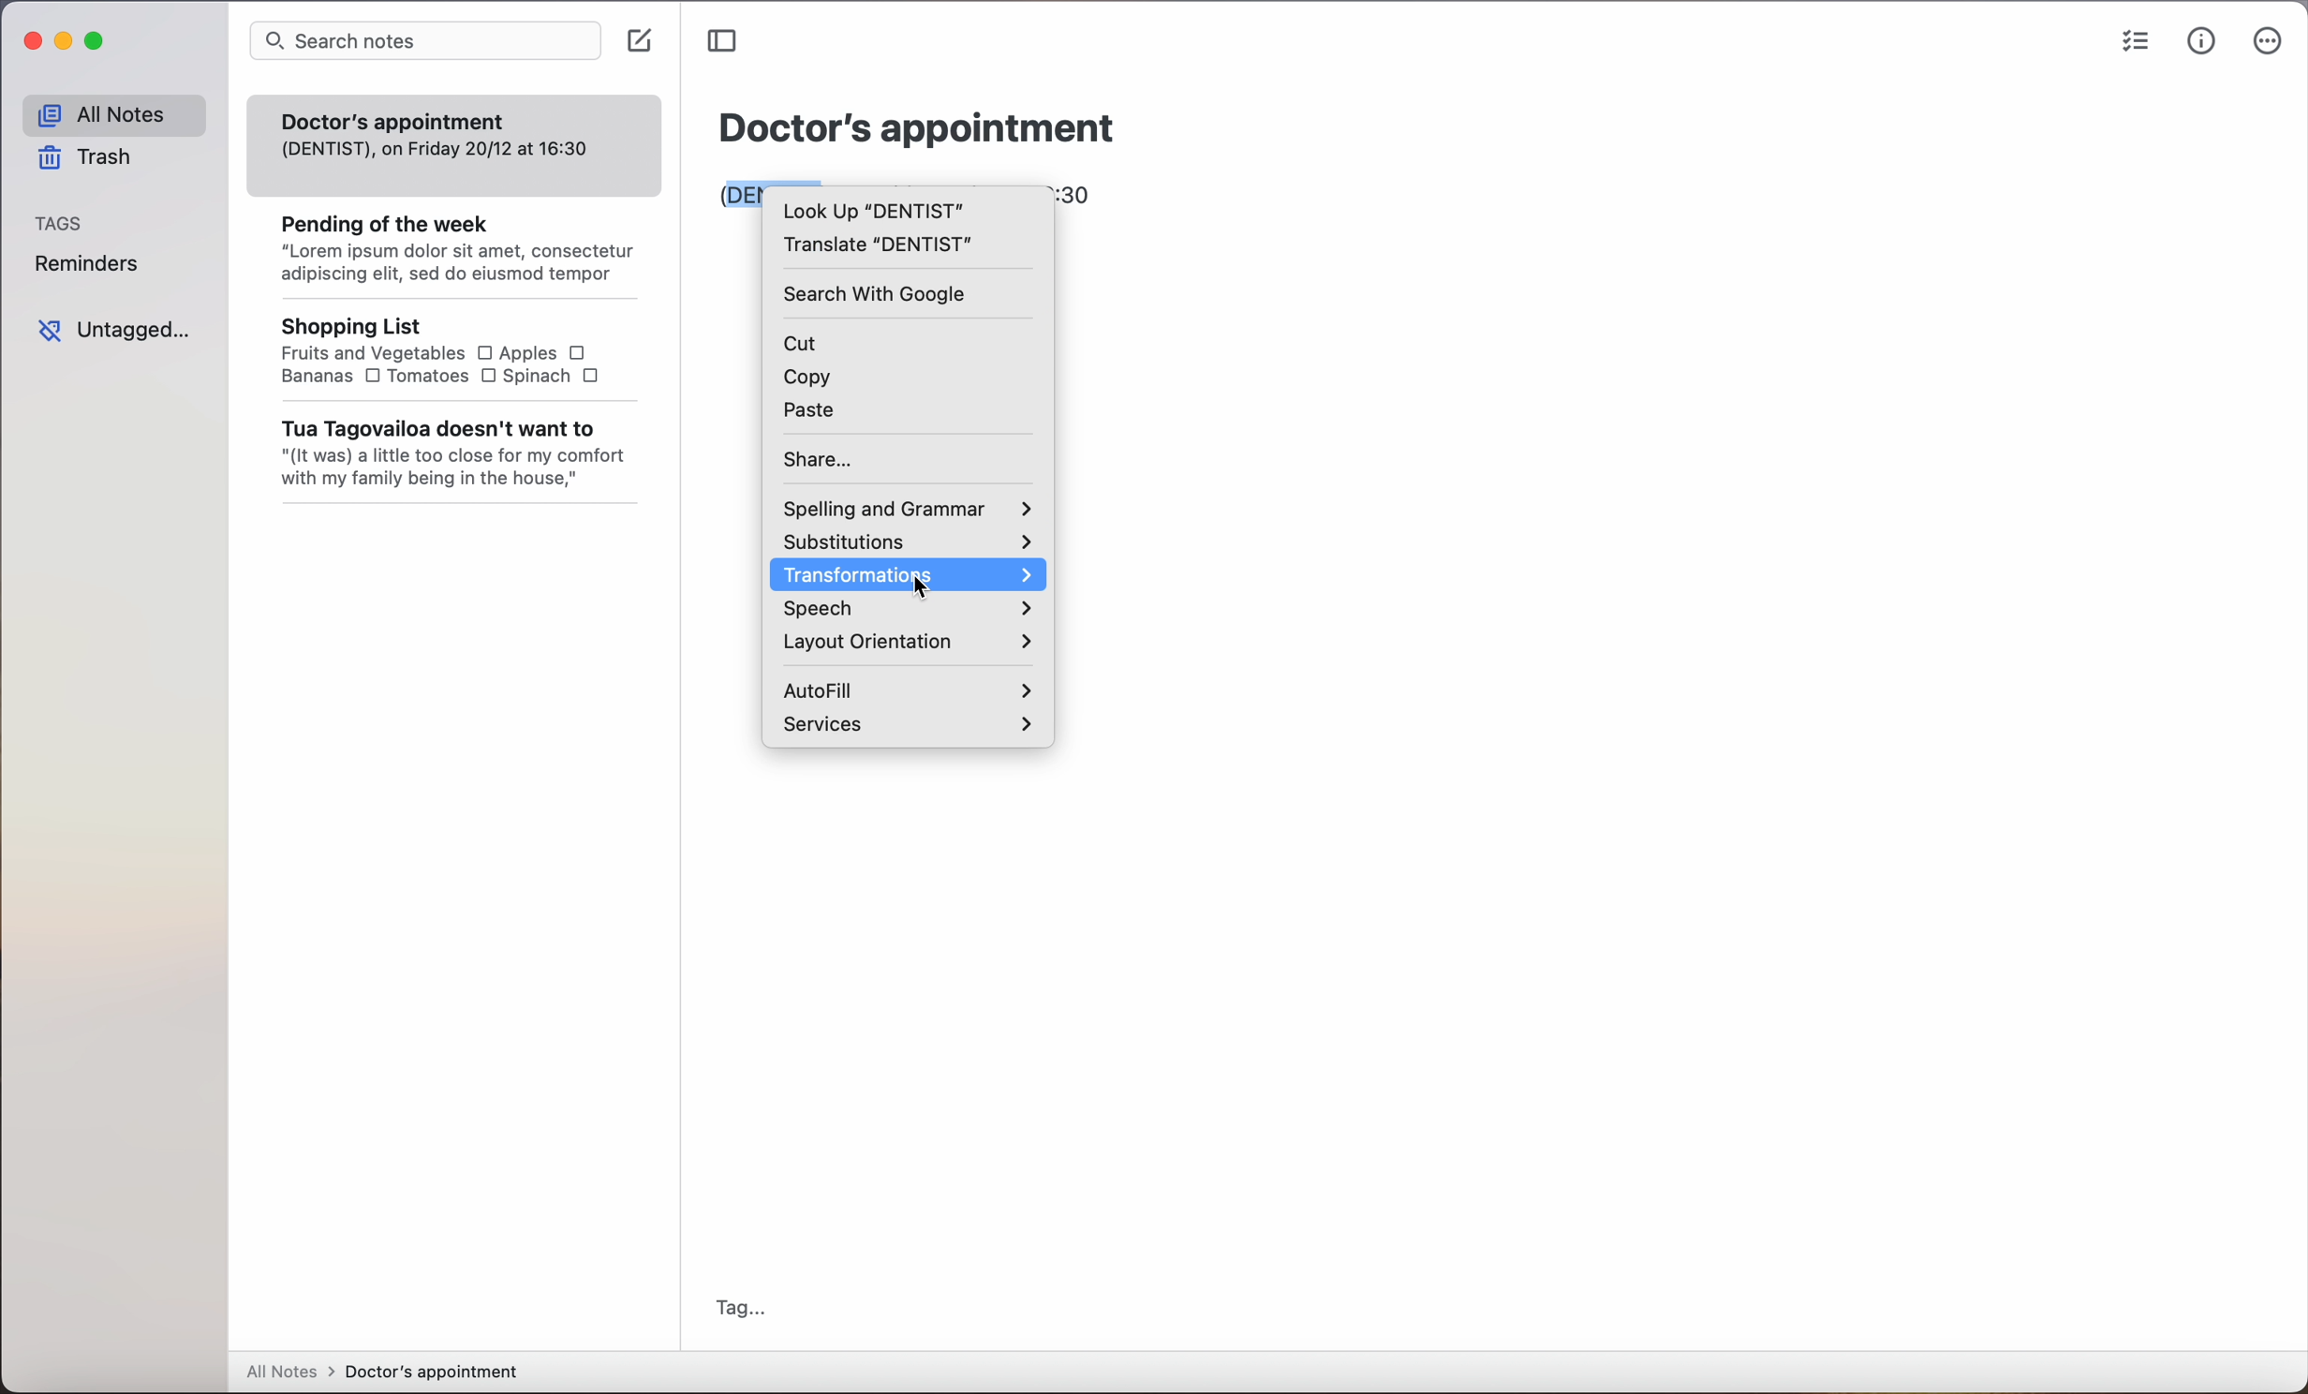 The image size is (2308, 1394). What do you see at coordinates (727, 41) in the screenshot?
I see `toggle sidebar` at bounding box center [727, 41].